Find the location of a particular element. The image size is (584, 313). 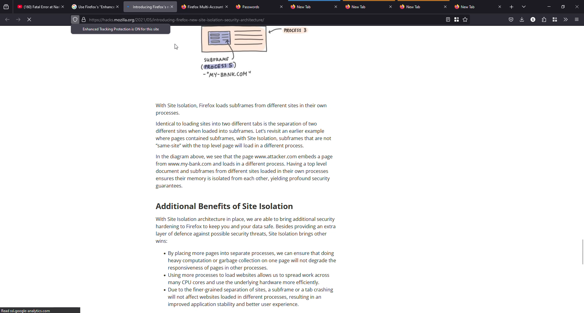

close is located at coordinates (577, 6).